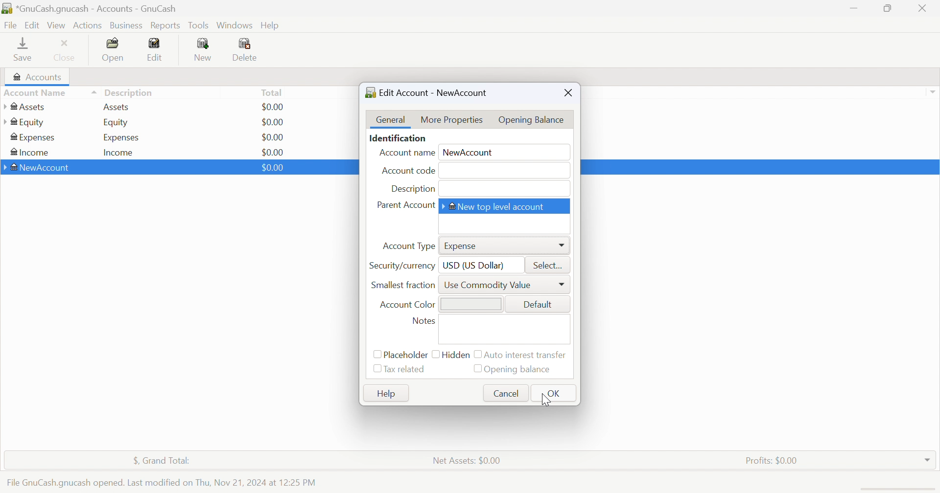 This screenshot has height=493, width=940. Describe the element at coordinates (39, 168) in the screenshot. I see `NewAccount` at that location.